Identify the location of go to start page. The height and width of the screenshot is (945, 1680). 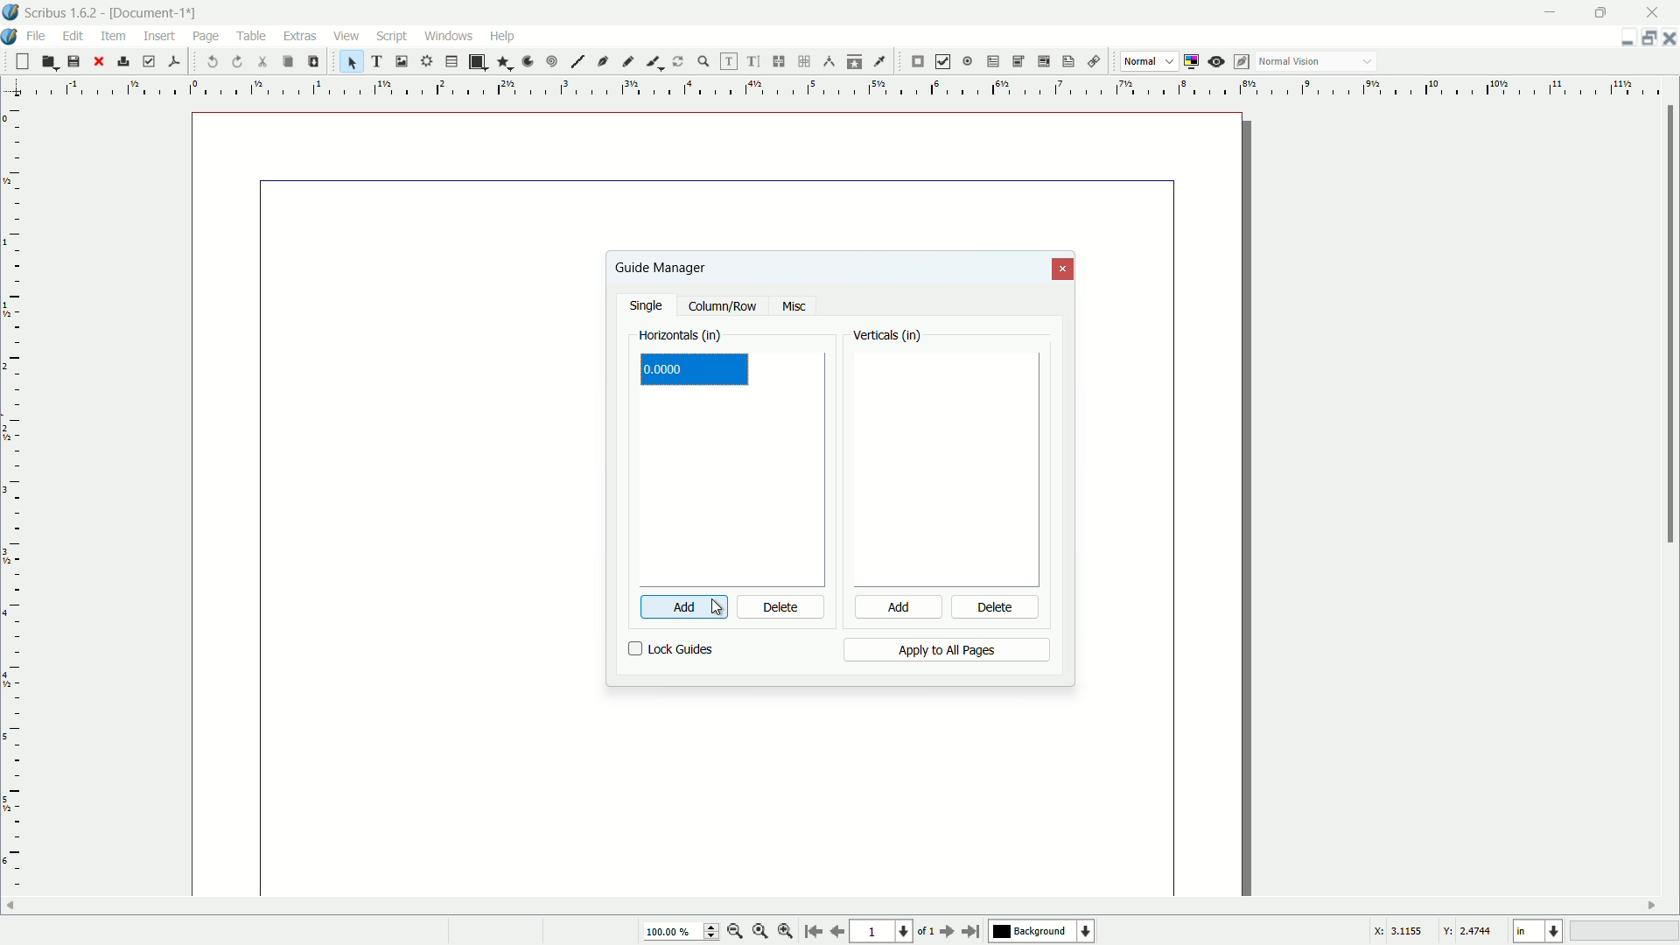
(811, 933).